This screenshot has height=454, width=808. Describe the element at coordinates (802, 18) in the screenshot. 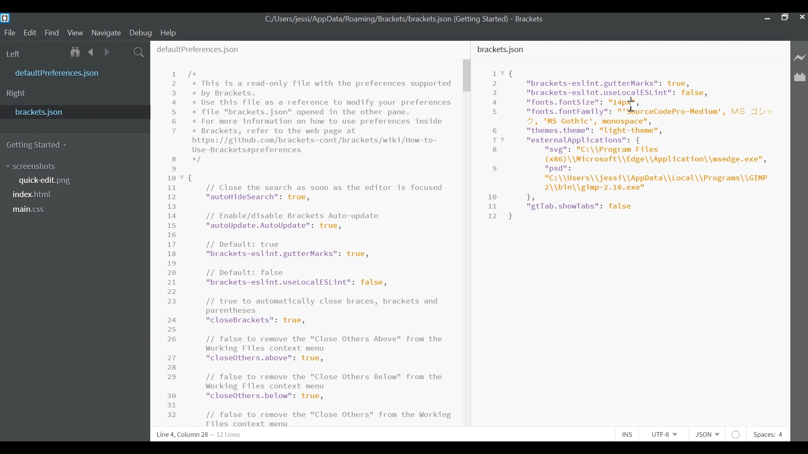

I see `Close` at that location.